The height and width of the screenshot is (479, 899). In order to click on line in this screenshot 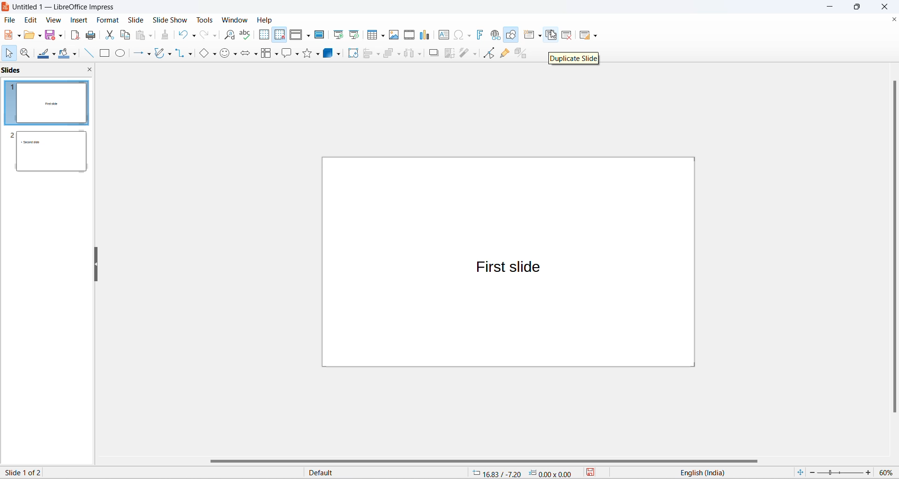, I will do `click(88, 54)`.